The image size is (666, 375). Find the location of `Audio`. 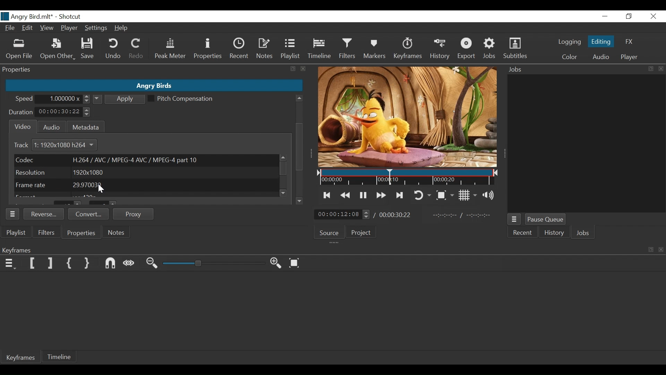

Audio is located at coordinates (50, 126).